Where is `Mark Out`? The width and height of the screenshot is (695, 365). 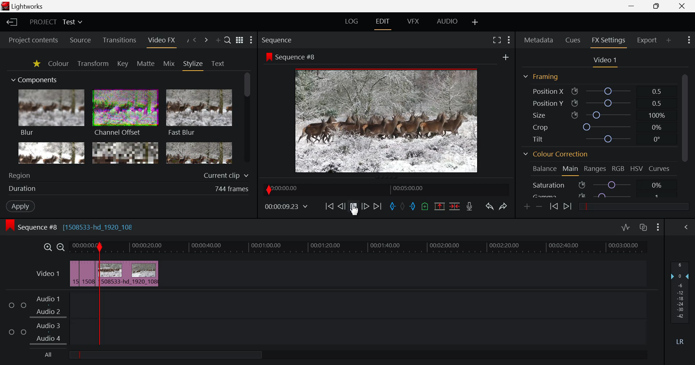 Mark Out is located at coordinates (414, 207).